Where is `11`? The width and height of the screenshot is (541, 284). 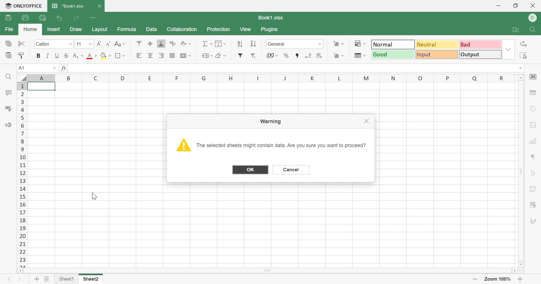 11 is located at coordinates (79, 44).